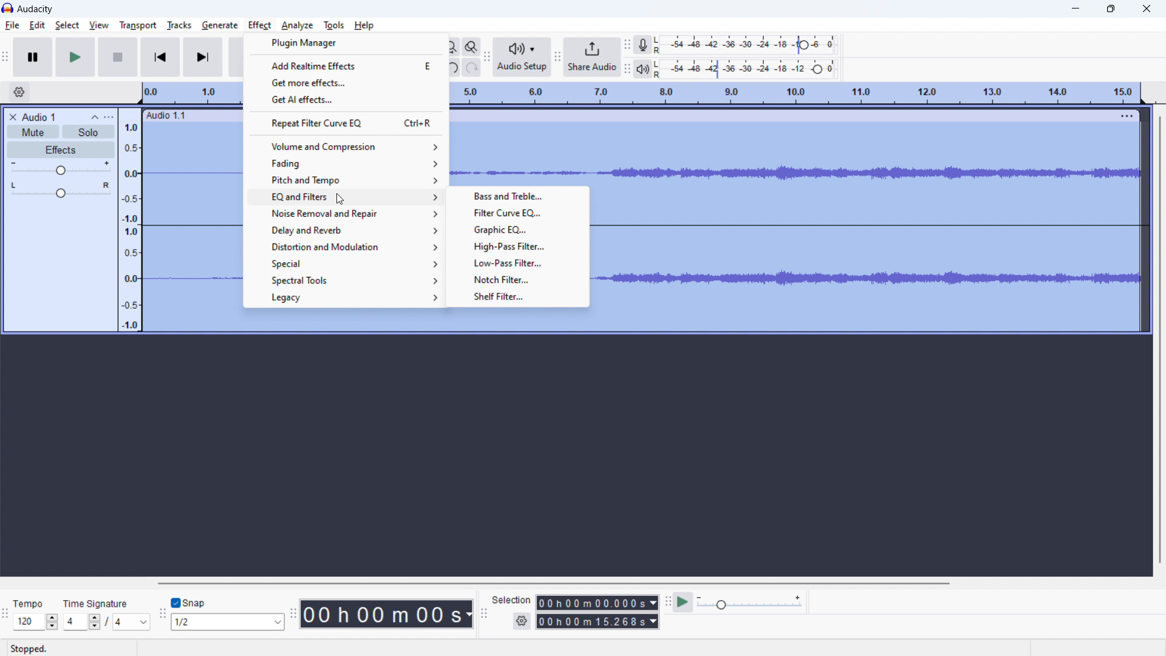  I want to click on EQ and filters, so click(345, 197).